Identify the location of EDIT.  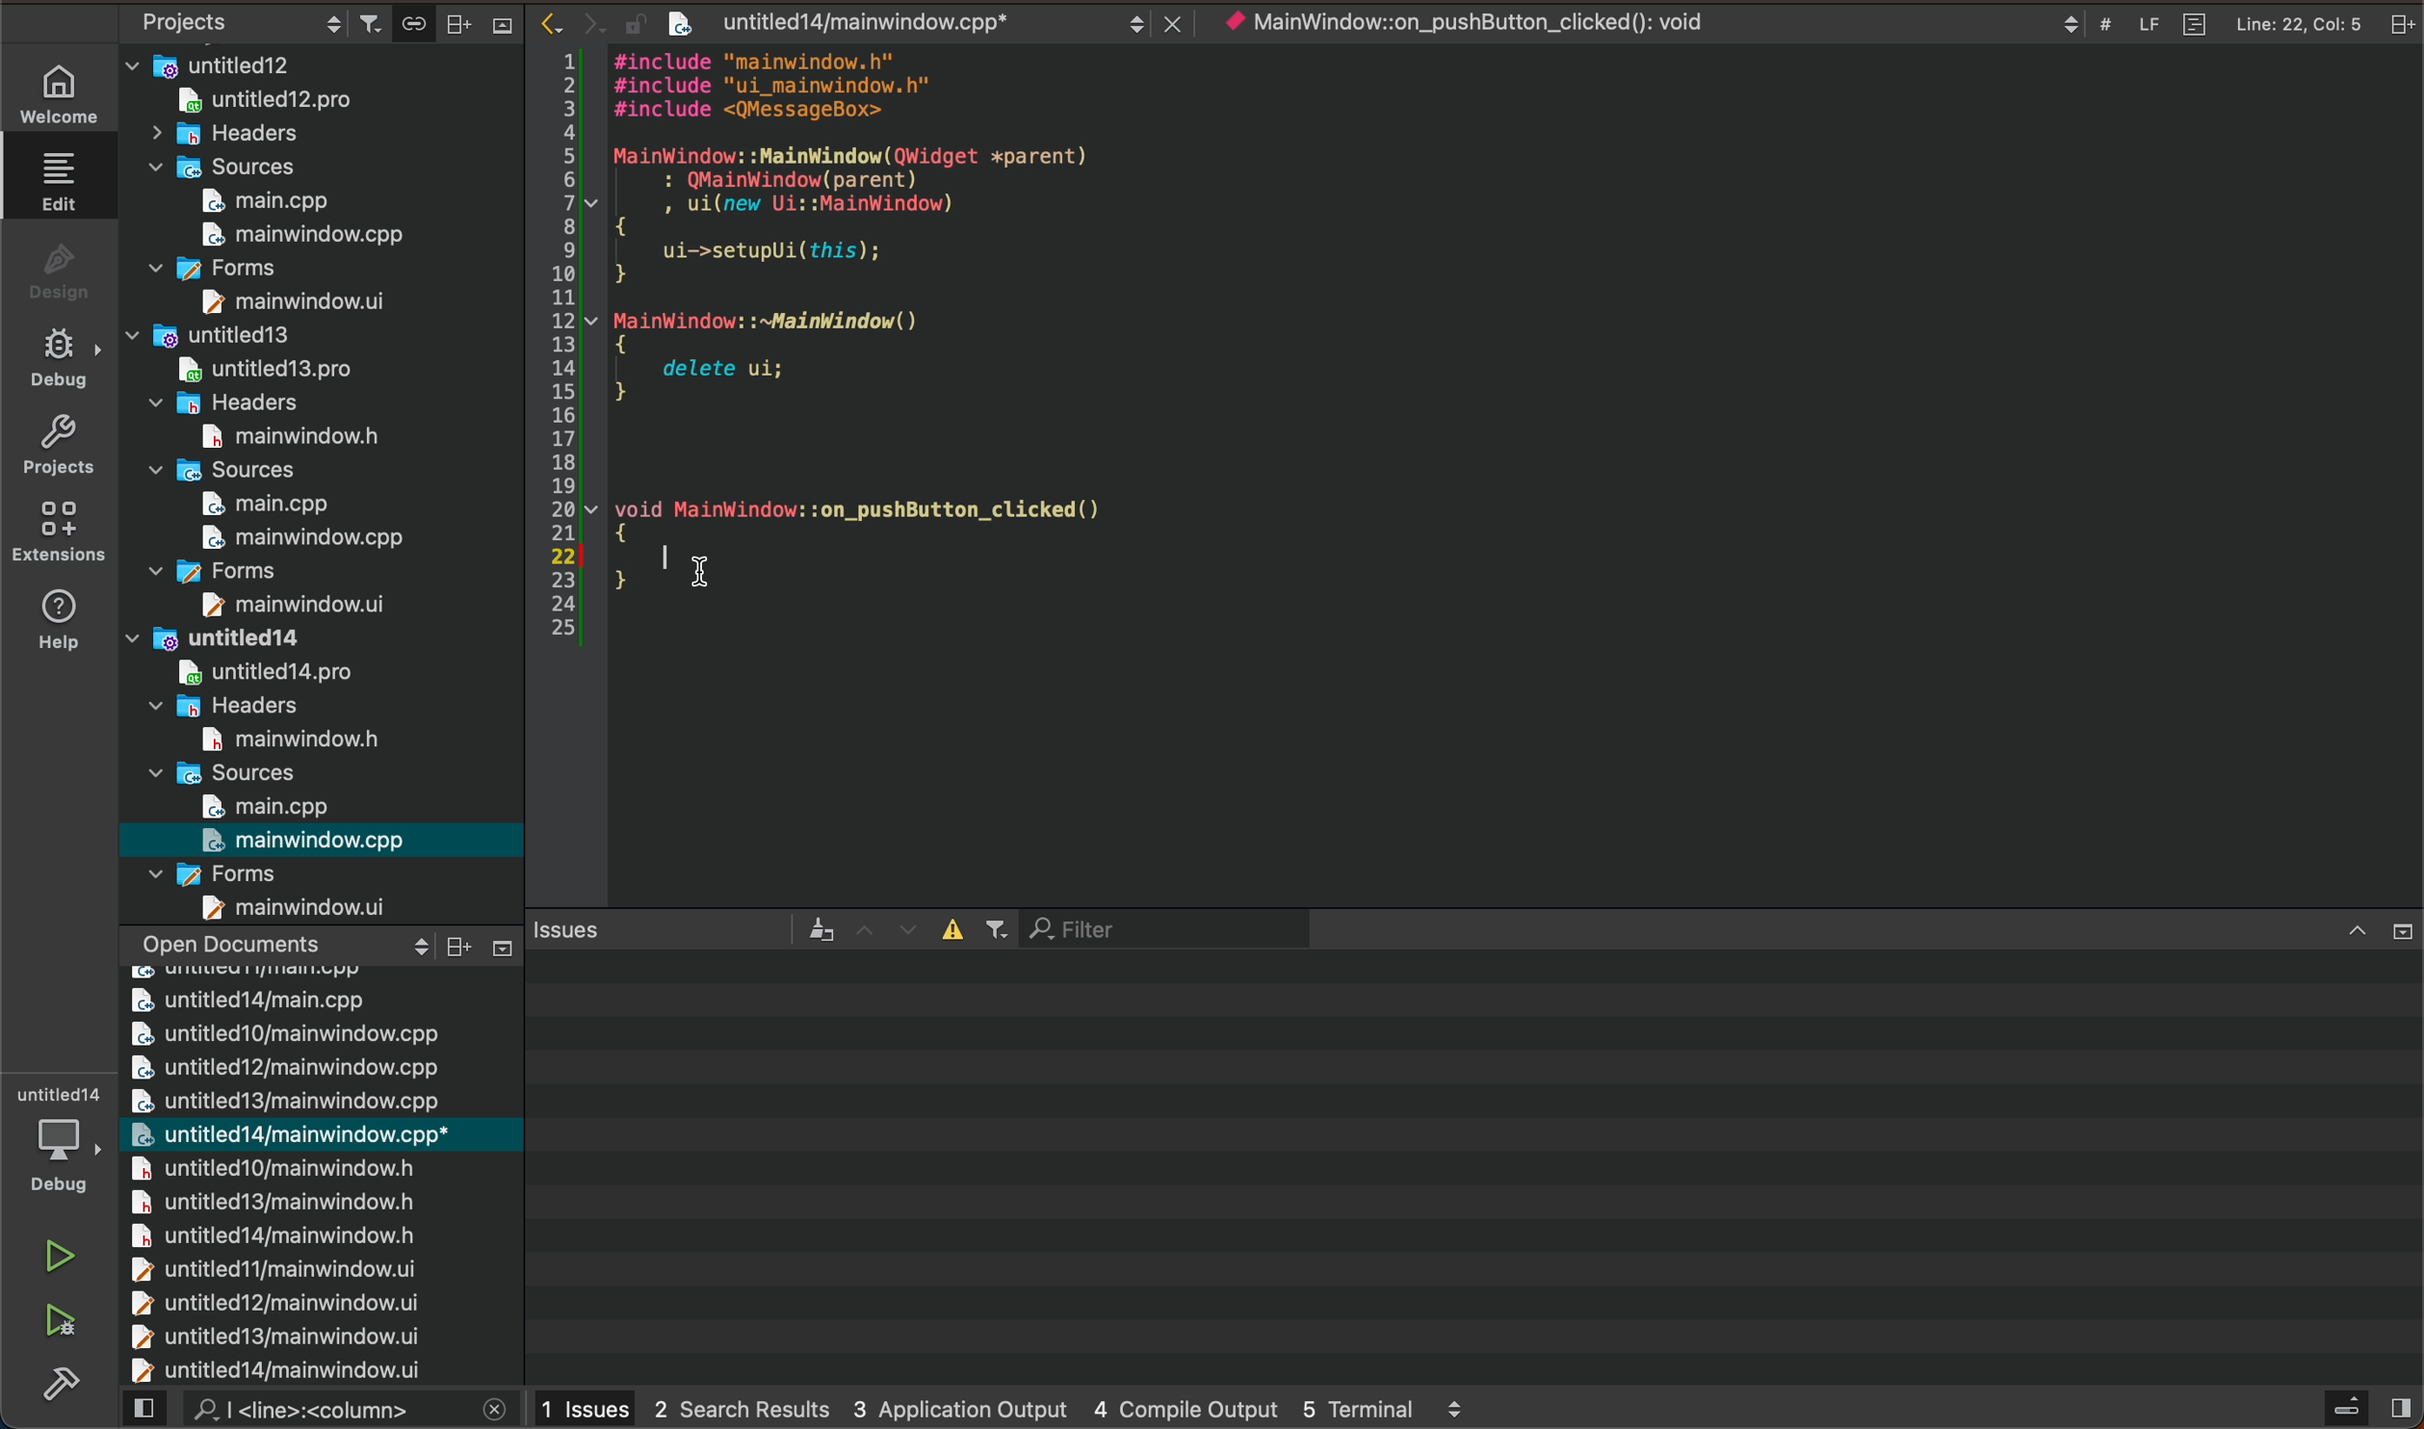
(65, 180).